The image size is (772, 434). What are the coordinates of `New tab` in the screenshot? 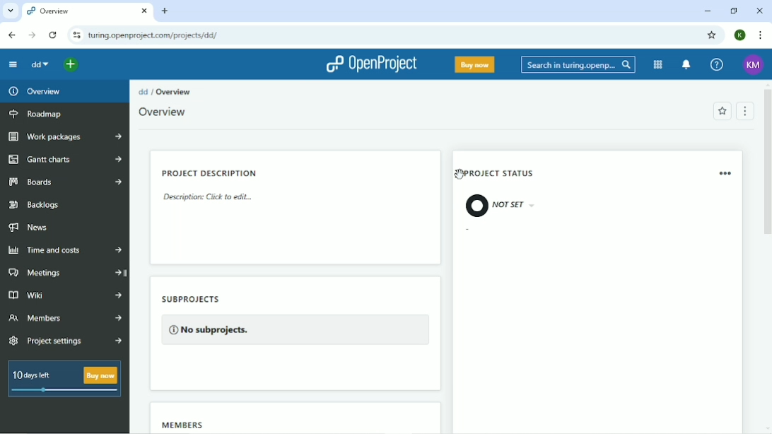 It's located at (165, 11).